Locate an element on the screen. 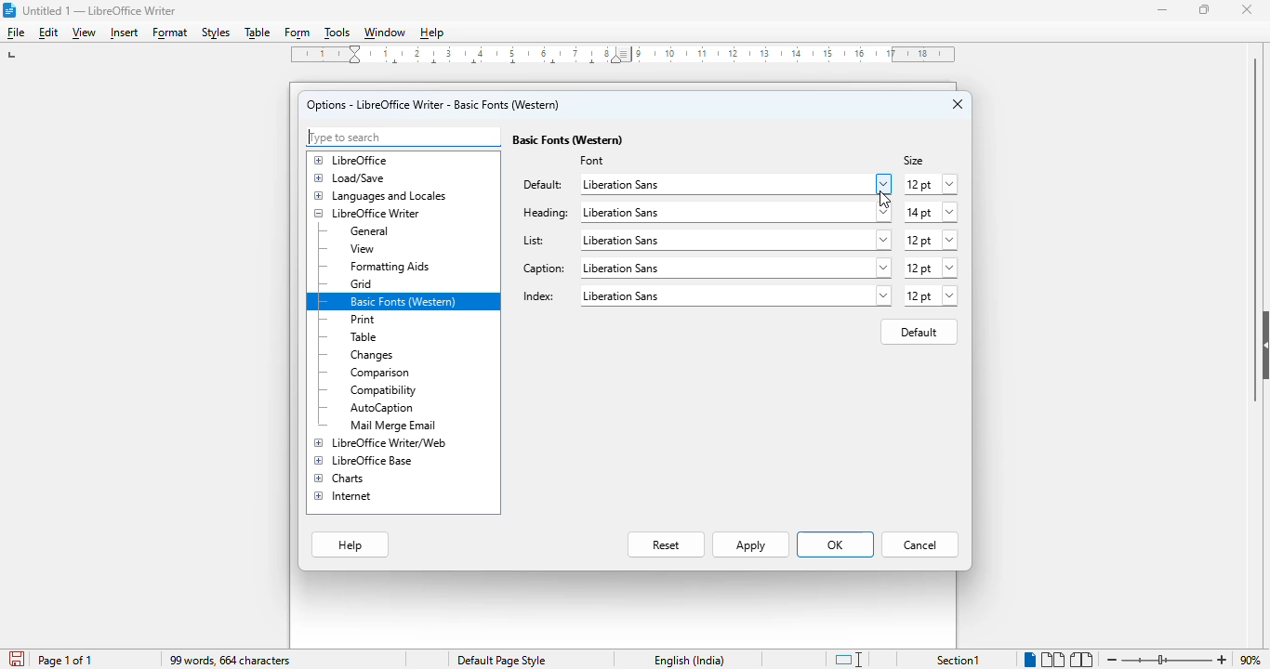  mail merge email is located at coordinates (394, 426).